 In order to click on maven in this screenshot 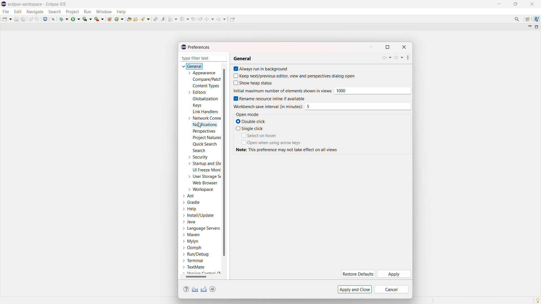, I will do `click(191, 235)`.